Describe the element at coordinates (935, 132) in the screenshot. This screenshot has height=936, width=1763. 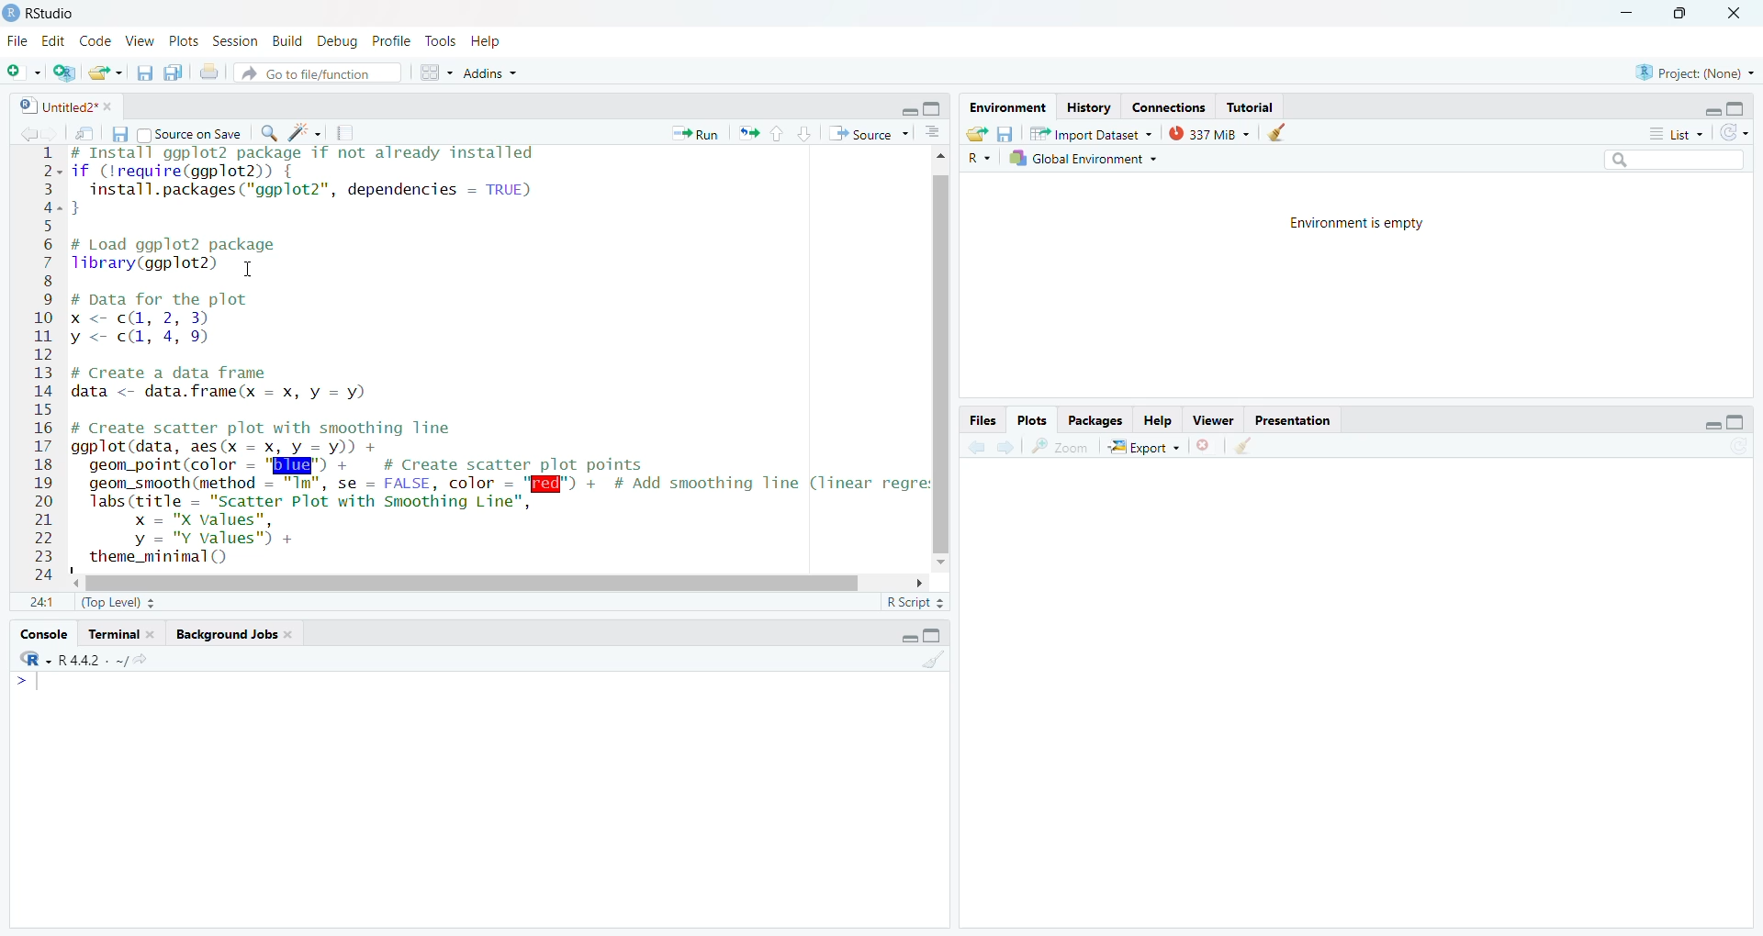
I see `show document outline` at that location.